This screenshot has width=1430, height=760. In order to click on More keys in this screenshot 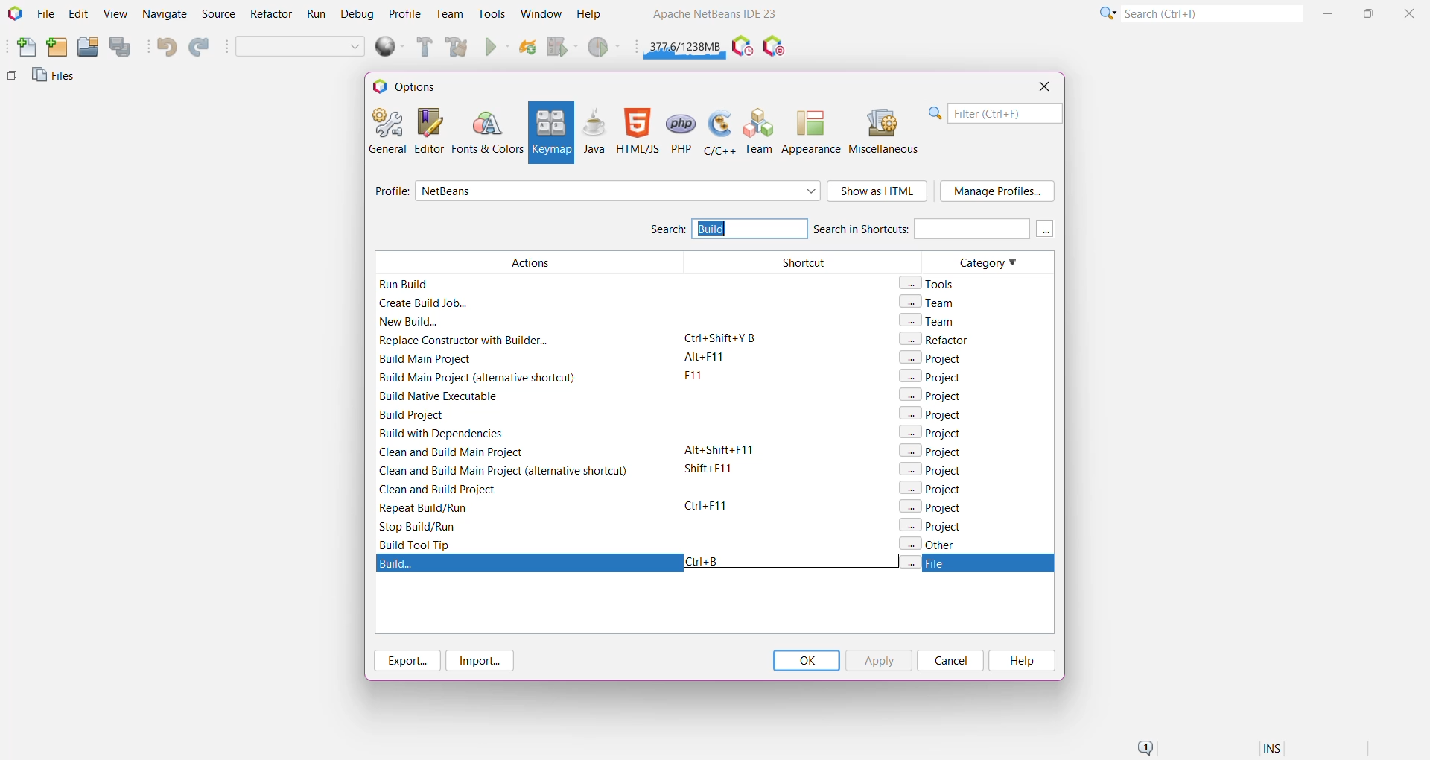, I will do `click(1046, 229)`.